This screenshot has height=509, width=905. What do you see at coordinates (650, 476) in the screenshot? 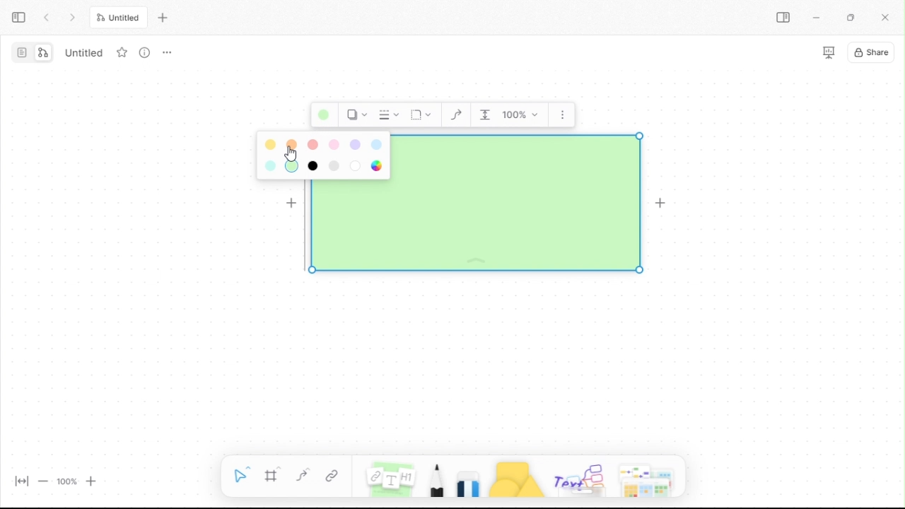
I see `more shapes` at bounding box center [650, 476].